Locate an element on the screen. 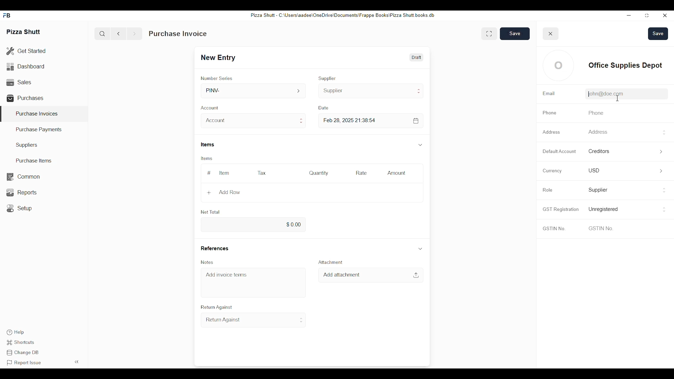 The image size is (674, 379). Role is located at coordinates (547, 190).